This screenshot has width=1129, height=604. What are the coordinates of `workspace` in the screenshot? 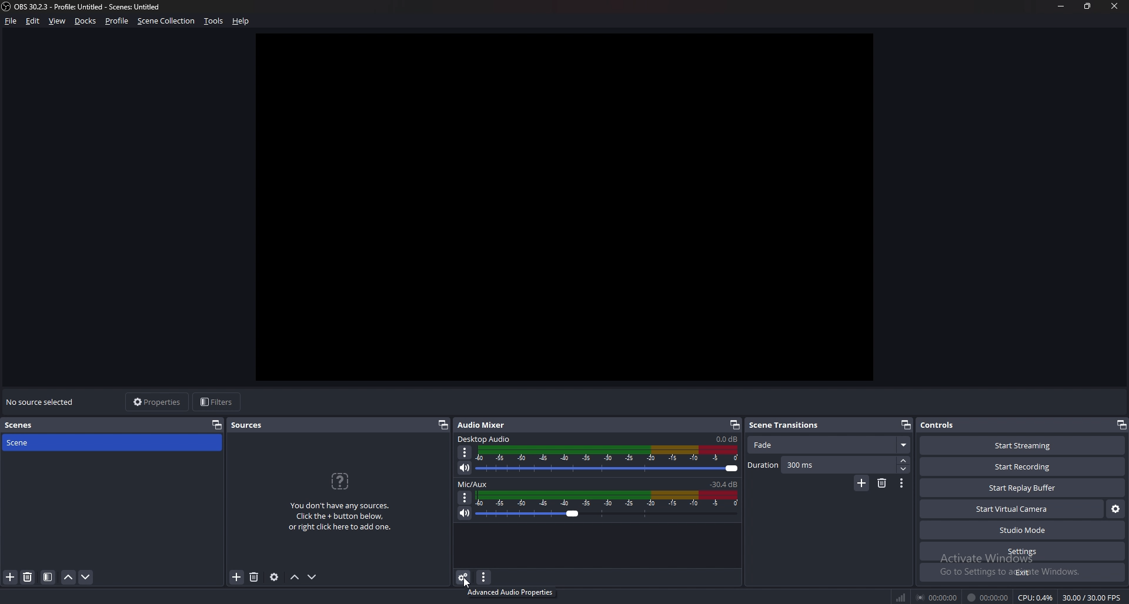 It's located at (568, 208).